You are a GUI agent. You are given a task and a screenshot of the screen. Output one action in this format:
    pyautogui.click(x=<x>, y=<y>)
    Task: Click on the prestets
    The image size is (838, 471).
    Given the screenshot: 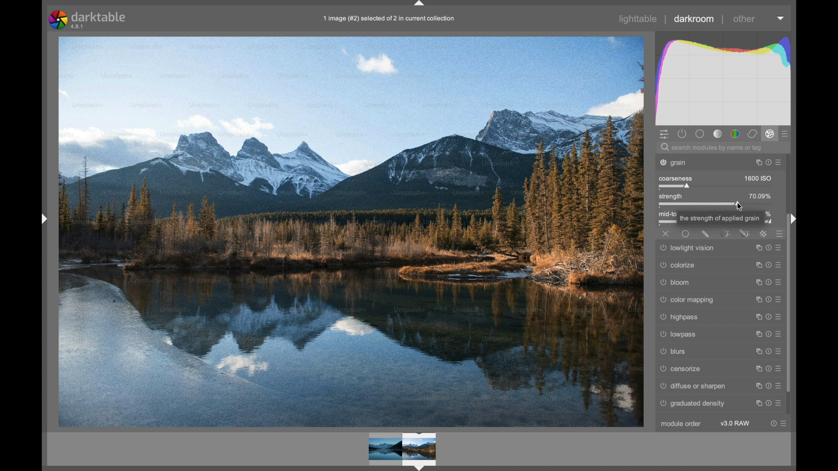 What is the action you would take?
    pyautogui.click(x=778, y=300)
    